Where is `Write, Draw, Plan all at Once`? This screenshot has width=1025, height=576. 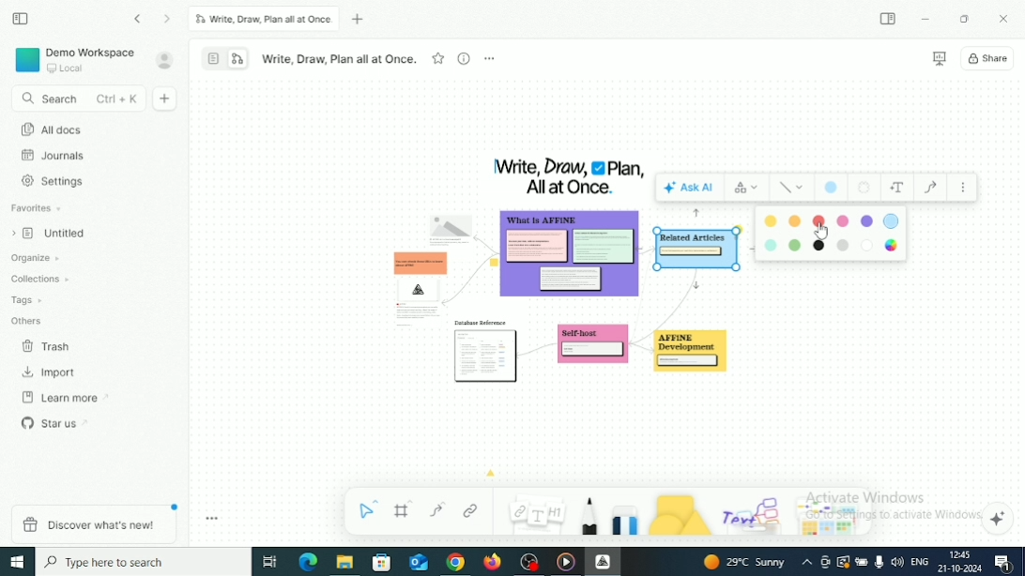 Write, Draw, Plan all at Once is located at coordinates (264, 19).